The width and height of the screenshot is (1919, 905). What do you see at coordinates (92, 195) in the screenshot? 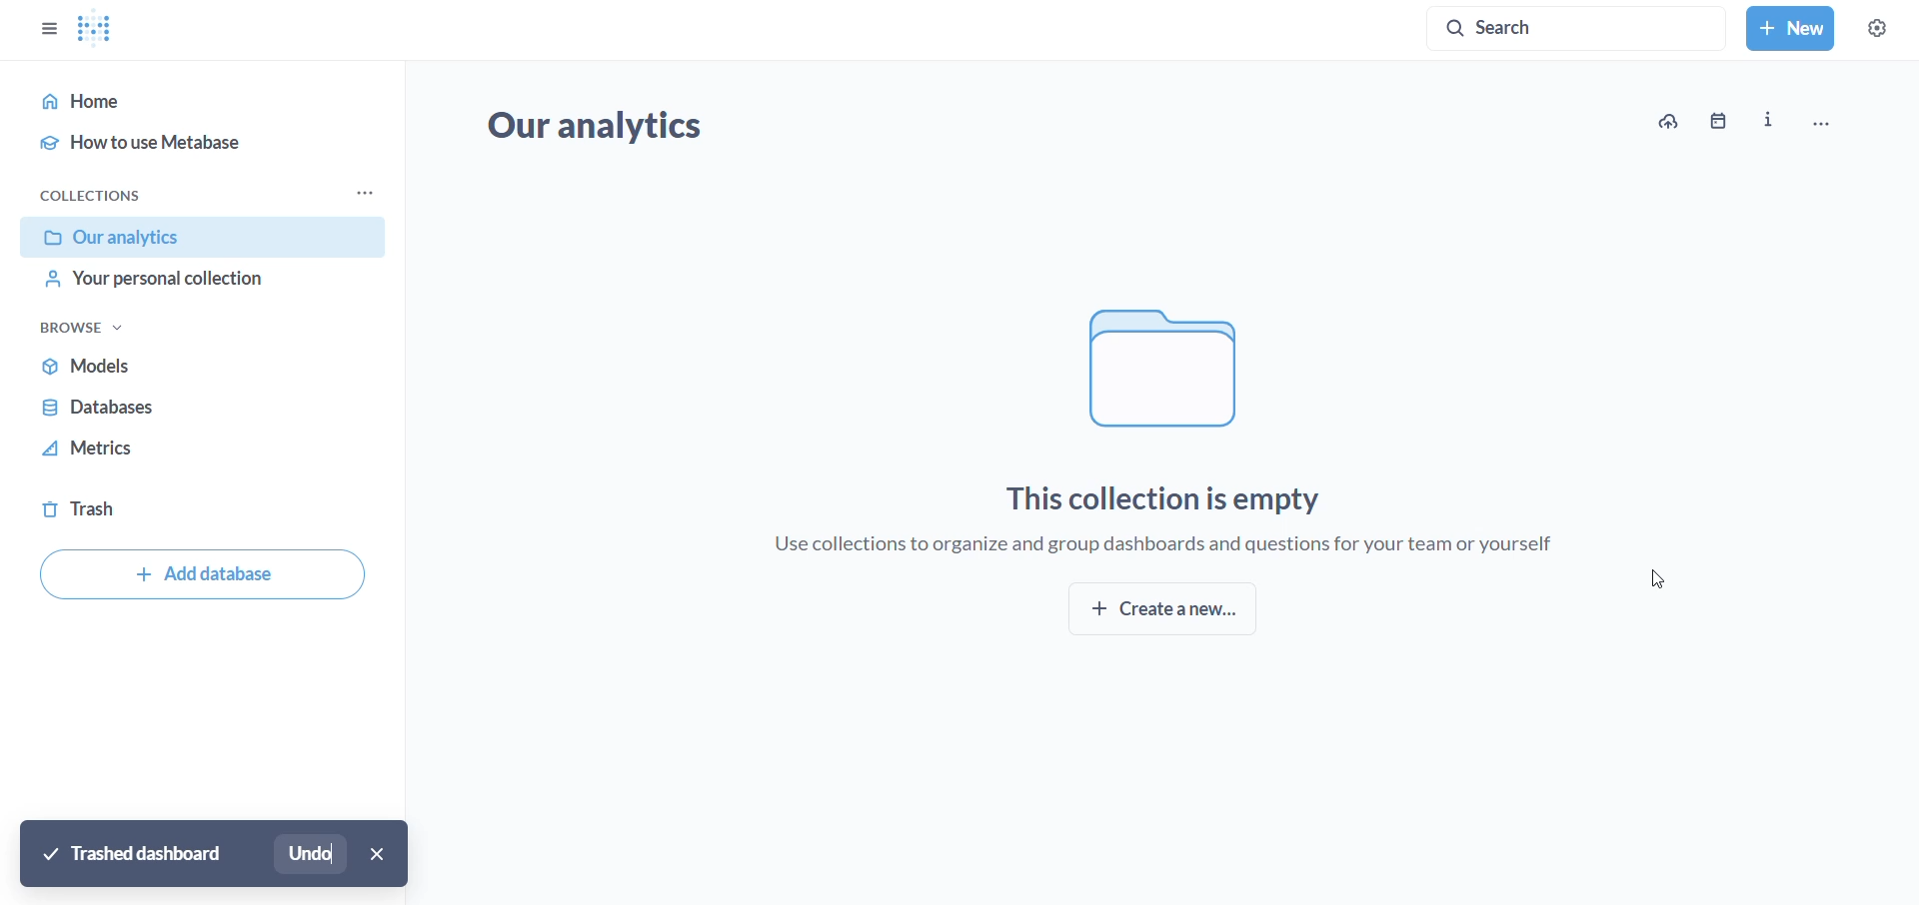
I see `collections` at bounding box center [92, 195].